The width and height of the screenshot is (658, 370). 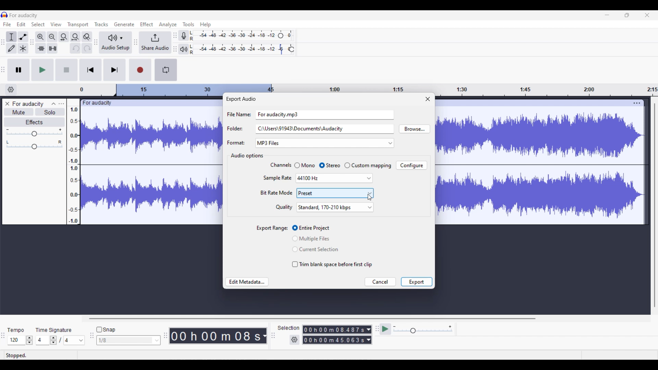 What do you see at coordinates (129, 340) in the screenshot?
I see `Snap options` at bounding box center [129, 340].